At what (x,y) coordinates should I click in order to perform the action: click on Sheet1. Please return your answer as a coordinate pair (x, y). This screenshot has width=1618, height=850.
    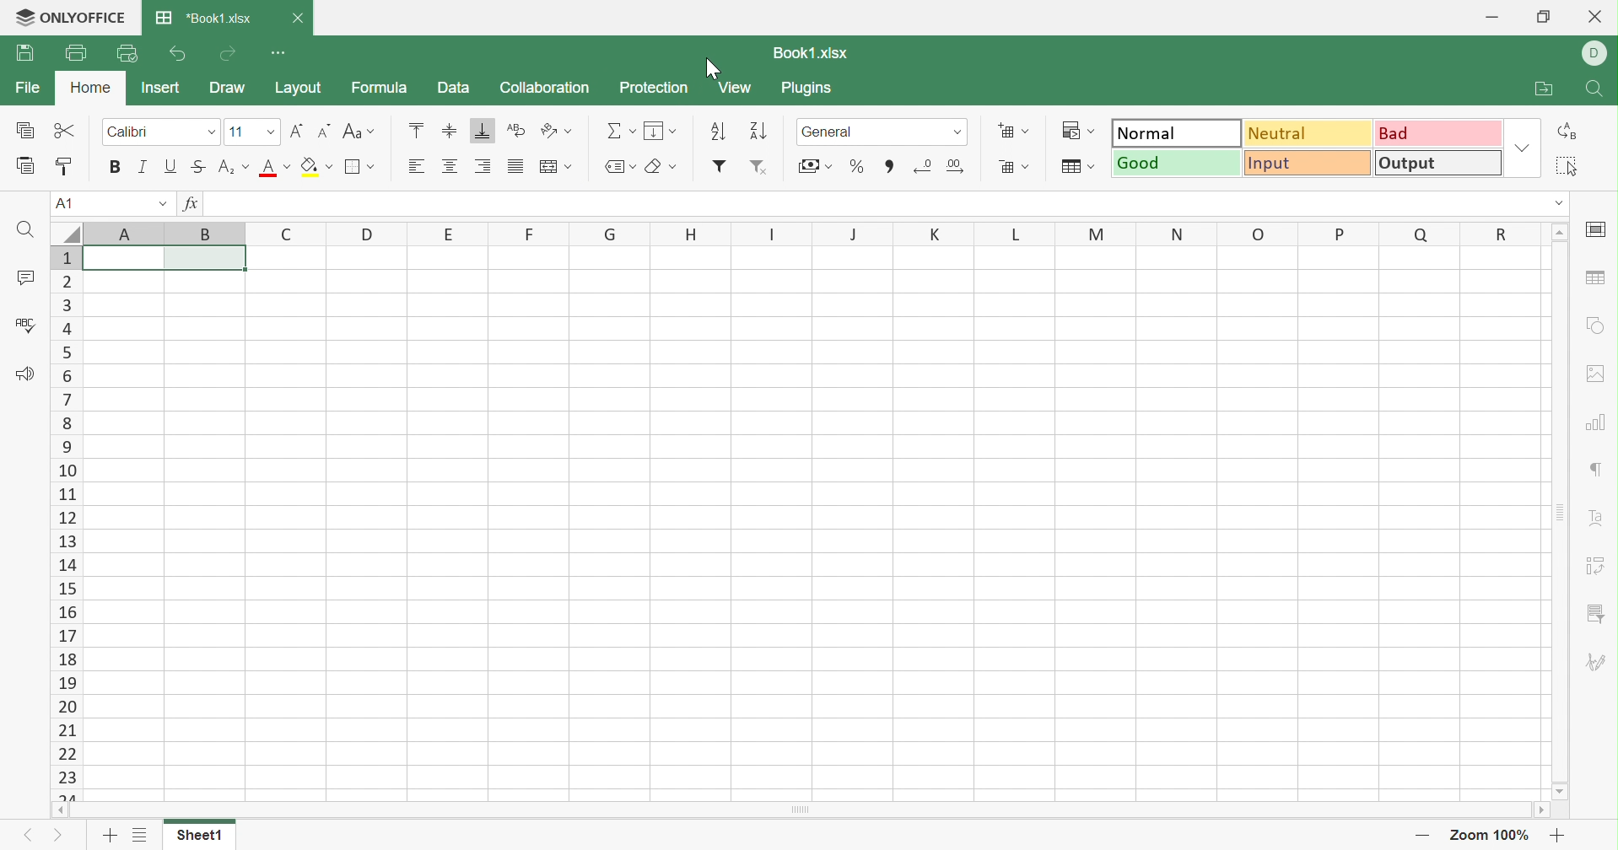
    Looking at the image, I should click on (201, 838).